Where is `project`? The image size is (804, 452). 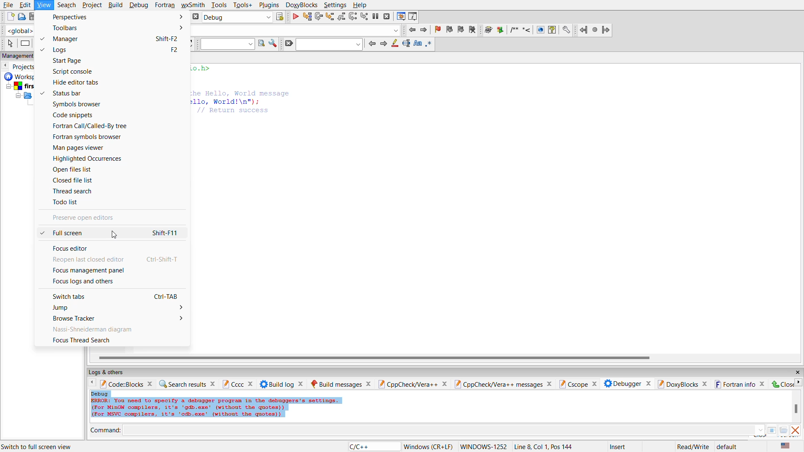
project is located at coordinates (92, 5).